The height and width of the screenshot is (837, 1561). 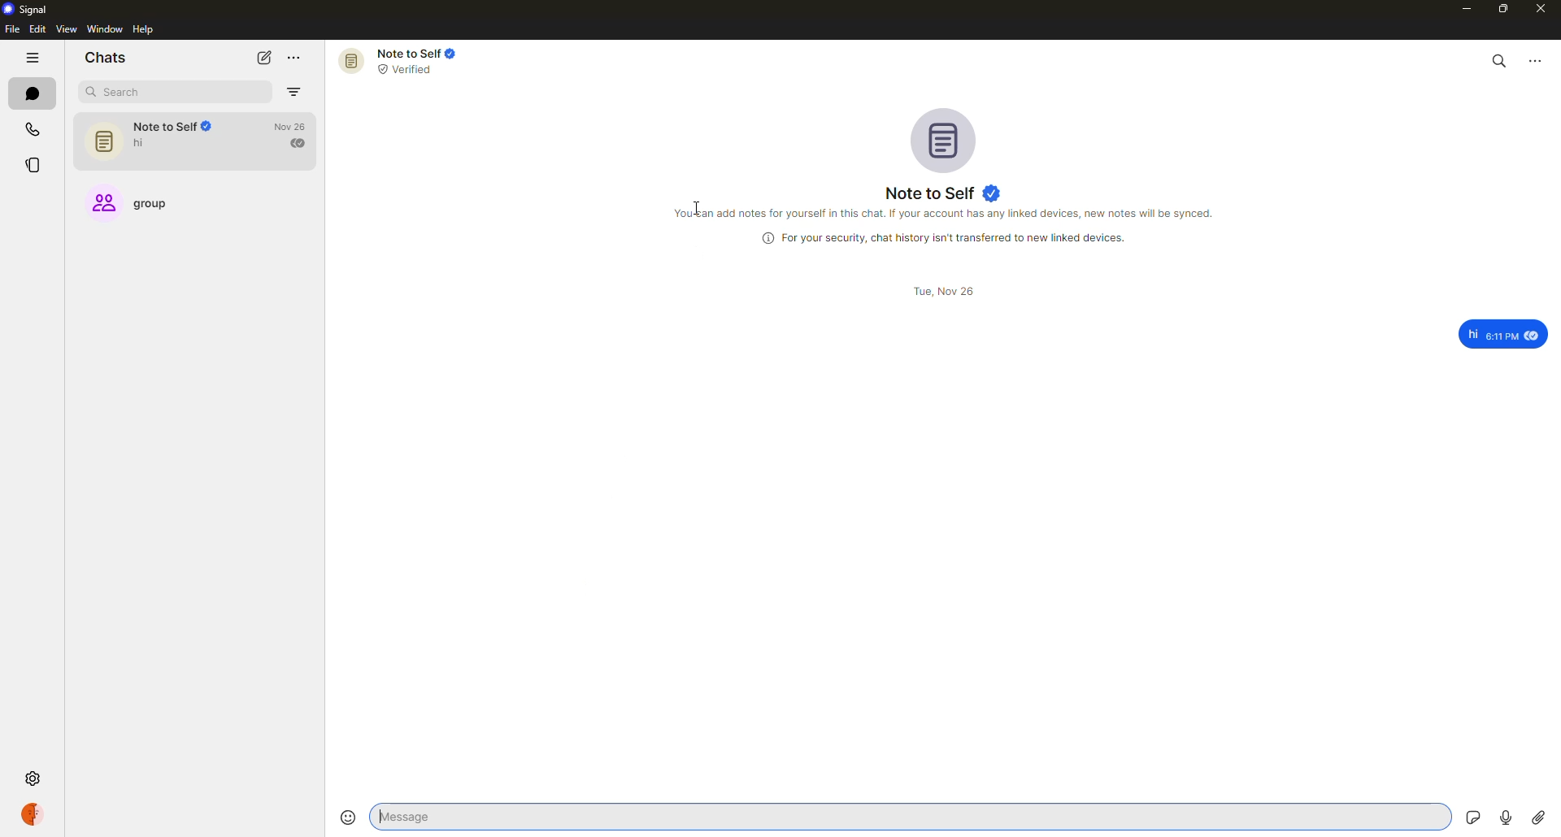 I want to click on calls, so click(x=33, y=129).